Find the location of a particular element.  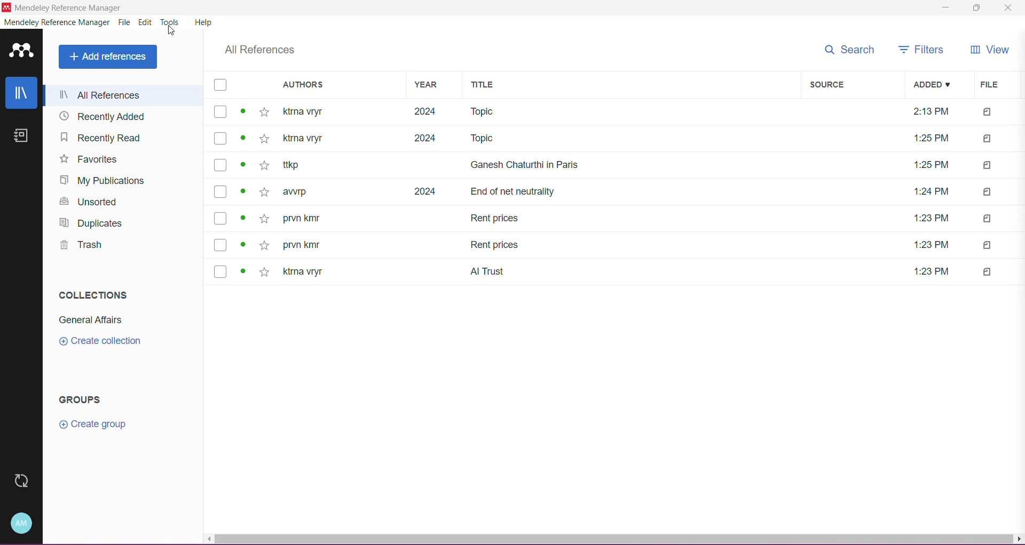

Click to create new Group is located at coordinates (94, 423).